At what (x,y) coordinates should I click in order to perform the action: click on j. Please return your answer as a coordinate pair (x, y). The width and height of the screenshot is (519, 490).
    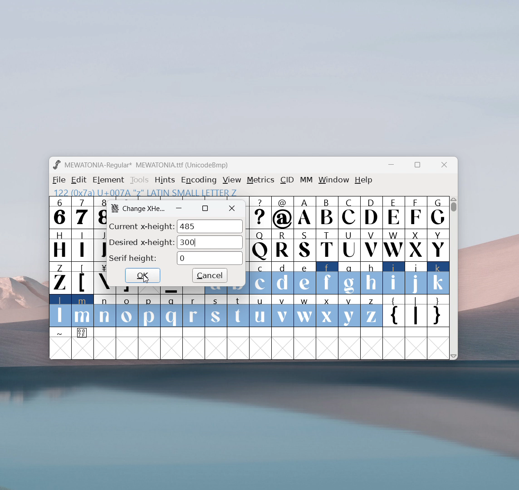
    Looking at the image, I should click on (416, 278).